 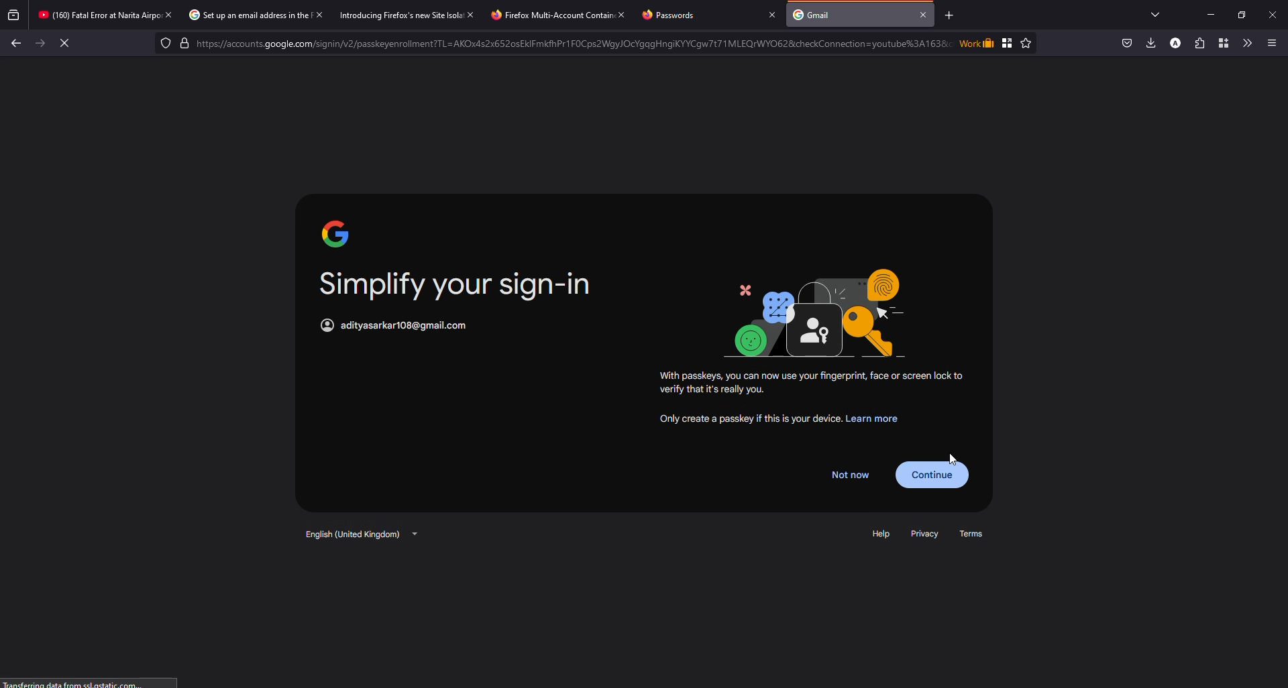 What do you see at coordinates (975, 44) in the screenshot?
I see `Work` at bounding box center [975, 44].